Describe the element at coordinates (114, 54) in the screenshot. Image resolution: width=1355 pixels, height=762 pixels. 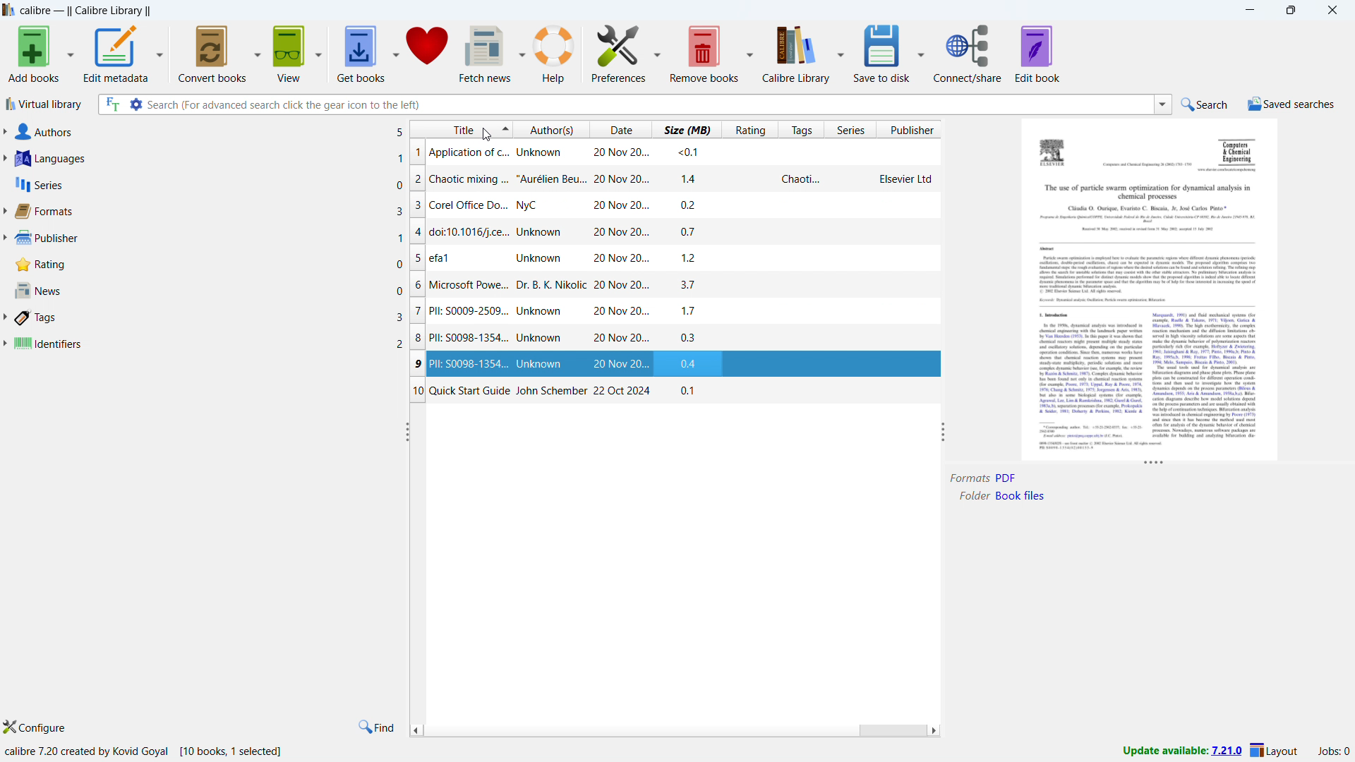
I see `edit metadata` at that location.